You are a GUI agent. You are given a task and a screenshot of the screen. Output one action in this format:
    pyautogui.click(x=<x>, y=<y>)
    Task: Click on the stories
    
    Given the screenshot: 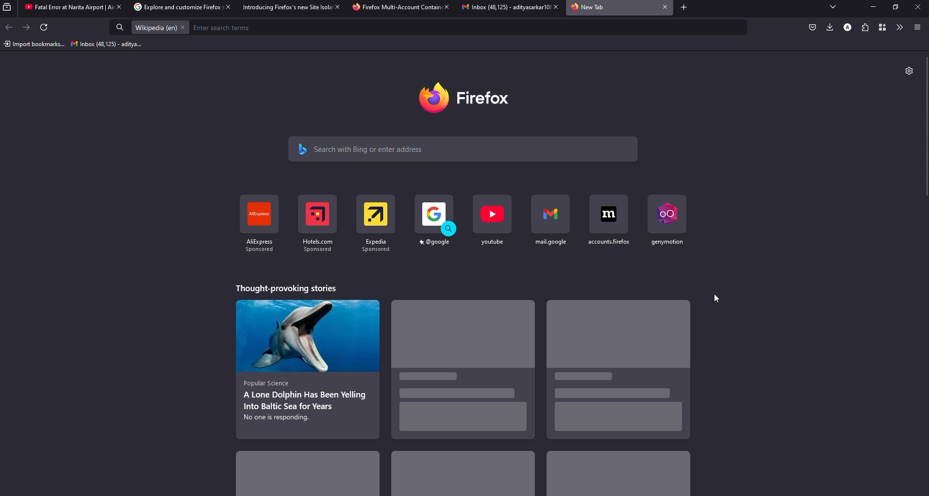 What is the action you would take?
    pyautogui.click(x=617, y=370)
    